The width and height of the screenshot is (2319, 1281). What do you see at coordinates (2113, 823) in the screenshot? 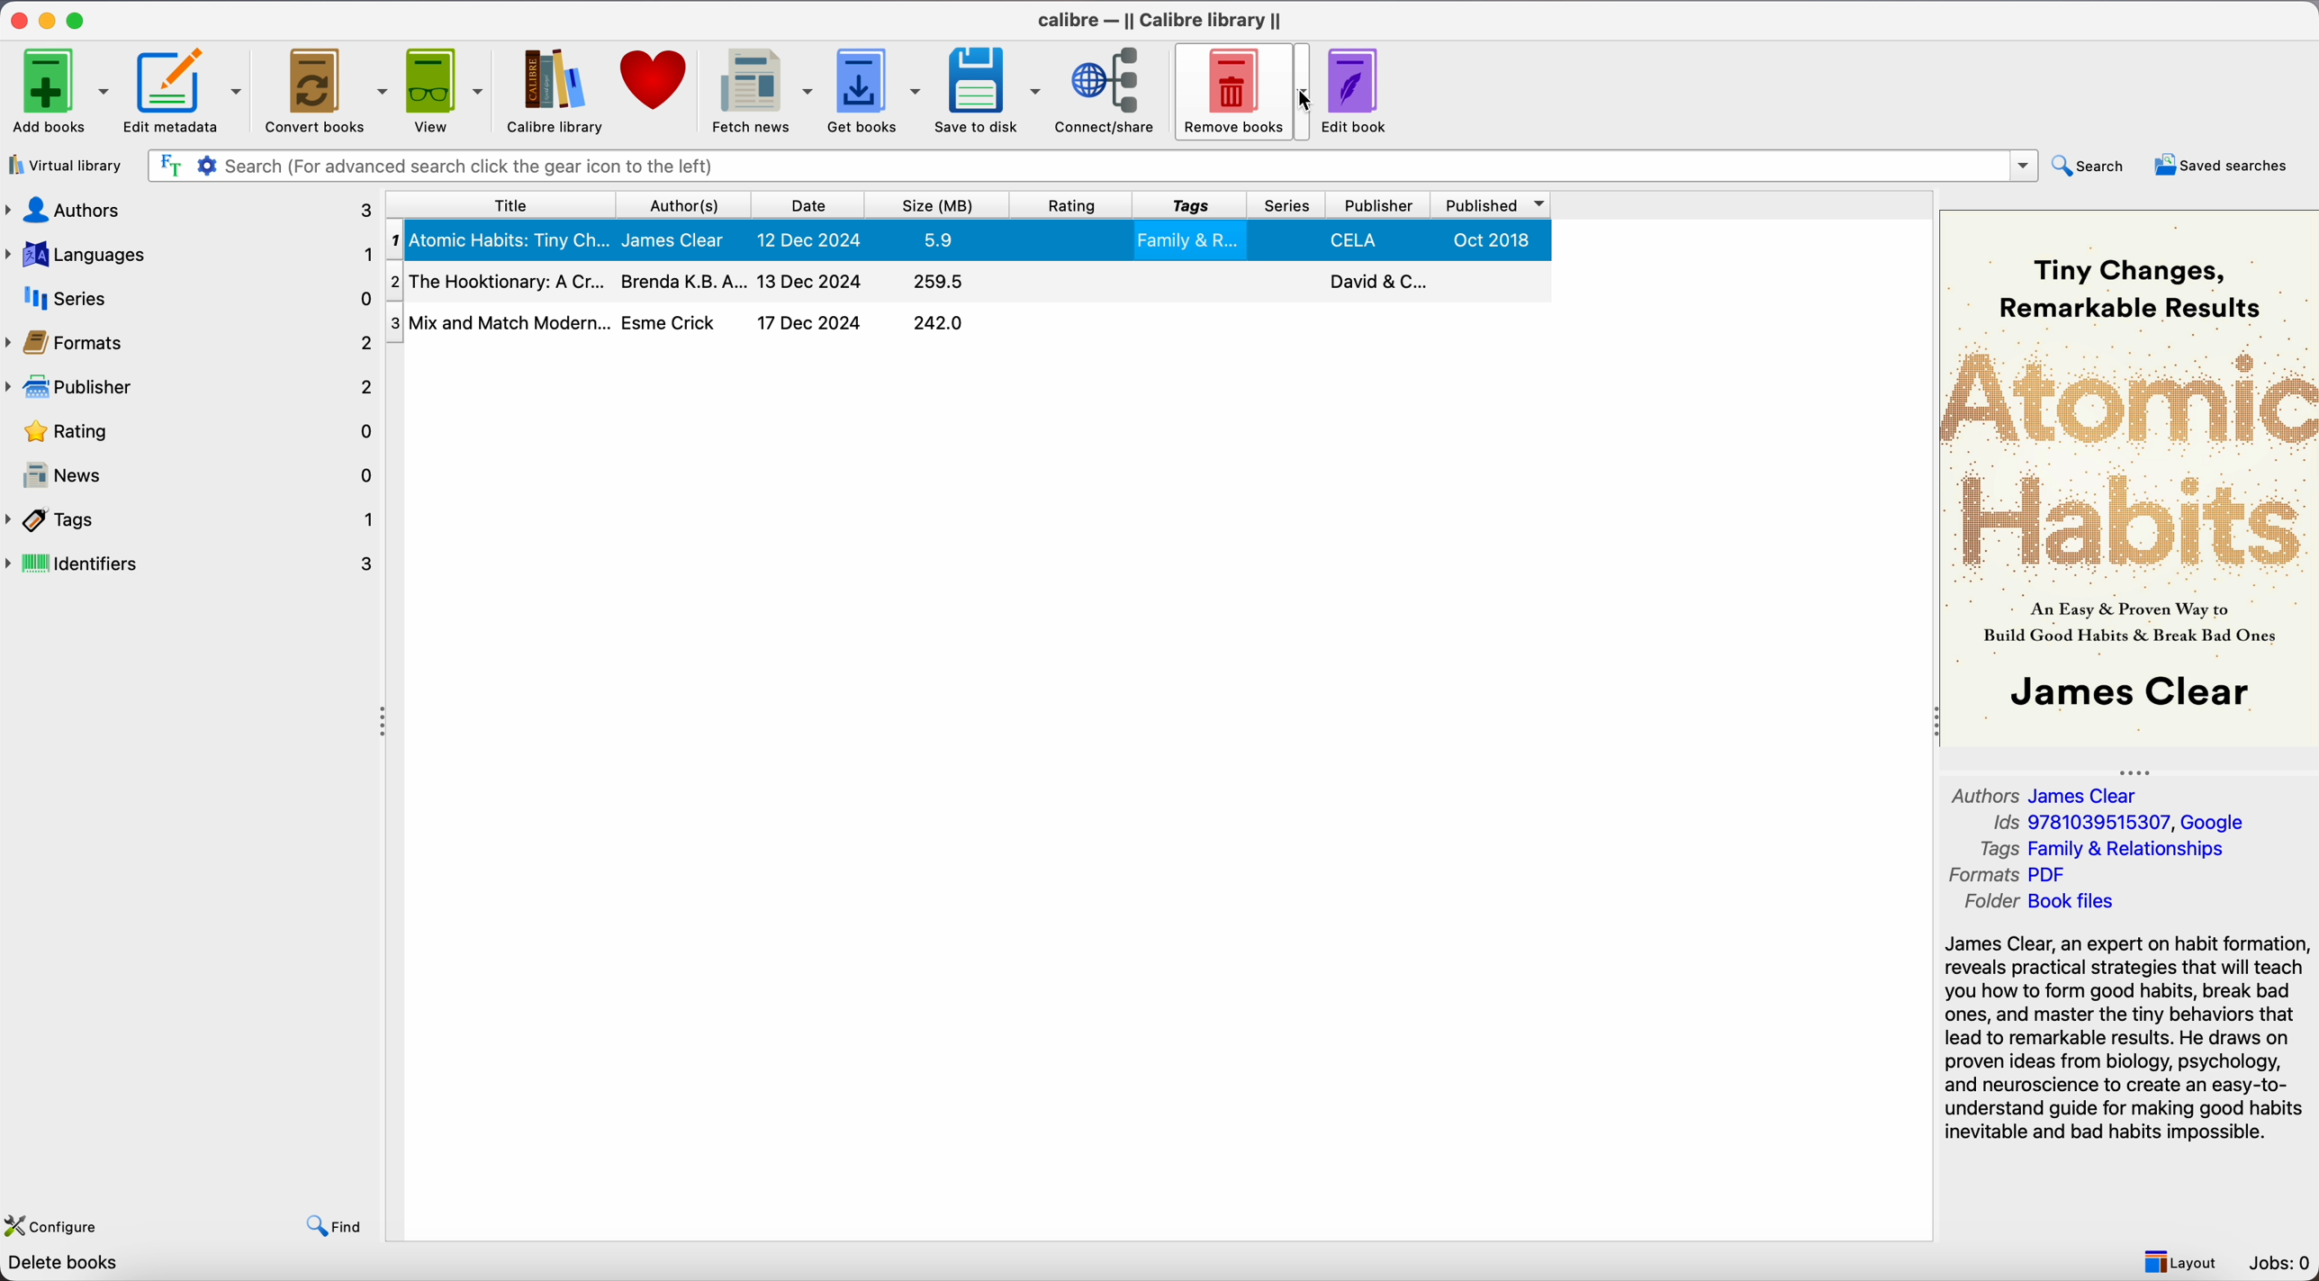
I see `Ids 9781039515307, Google` at bounding box center [2113, 823].